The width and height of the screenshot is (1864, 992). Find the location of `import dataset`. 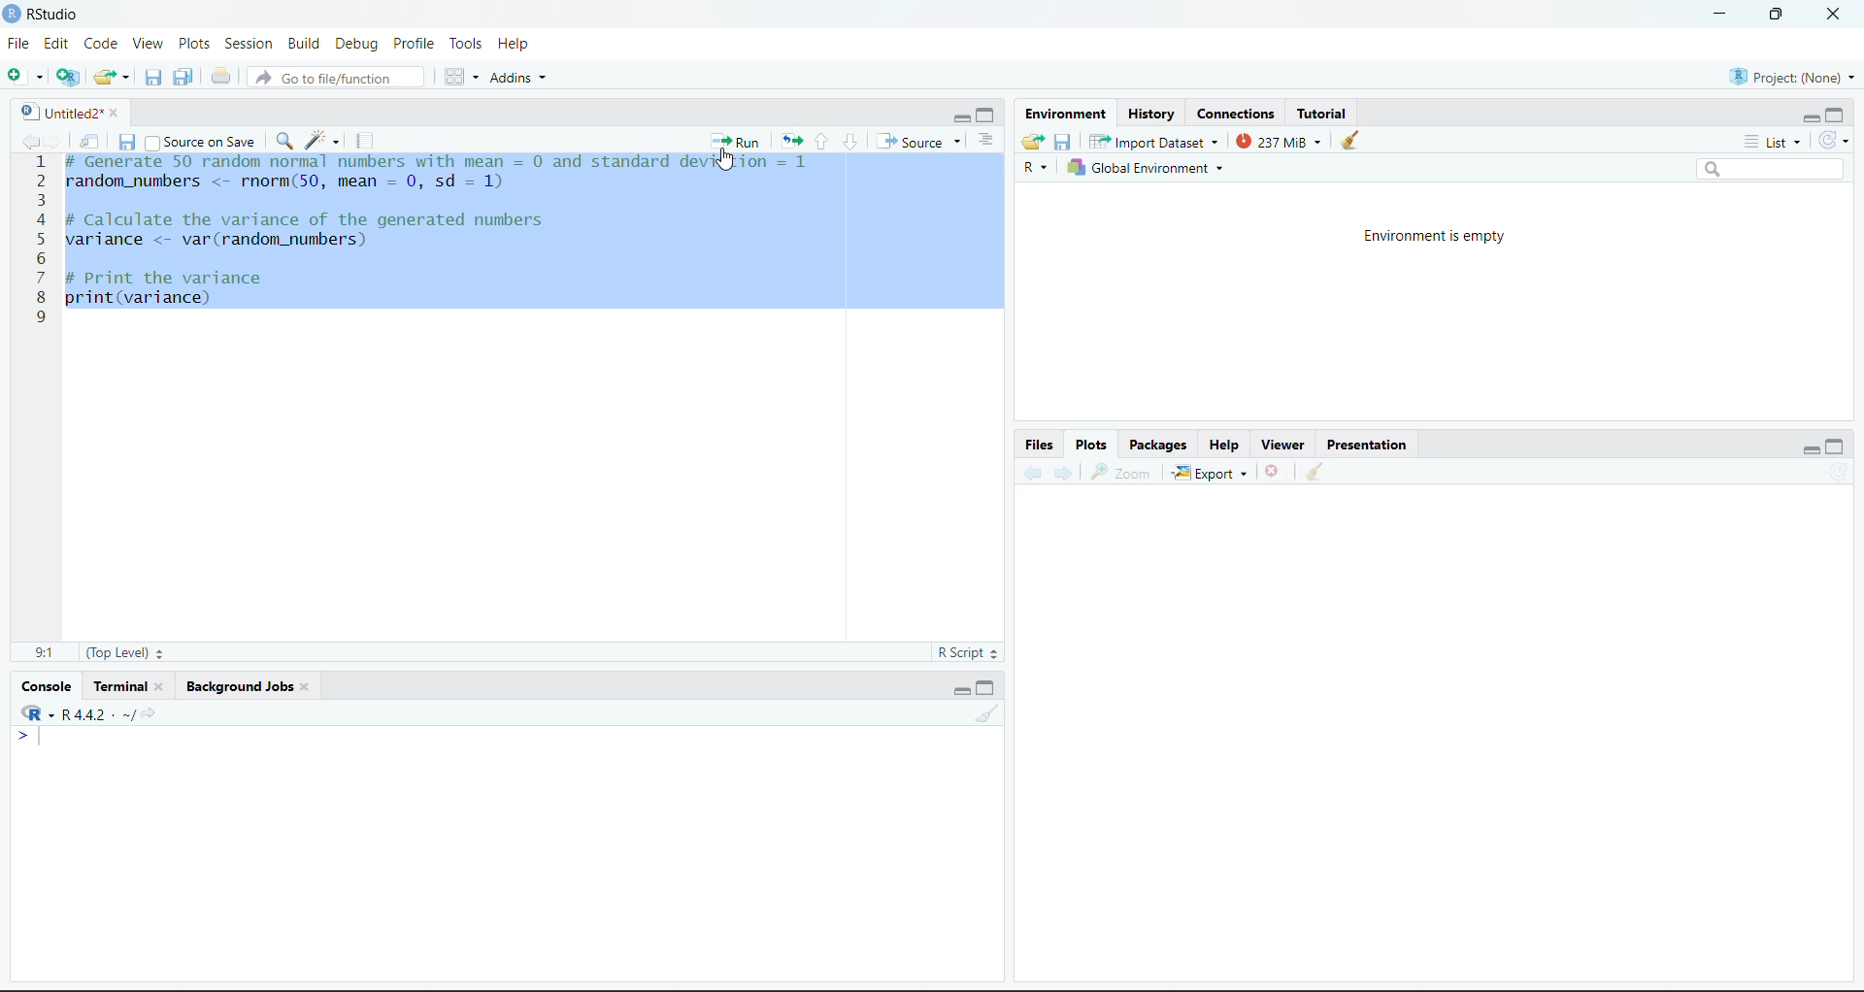

import dataset is located at coordinates (1151, 142).